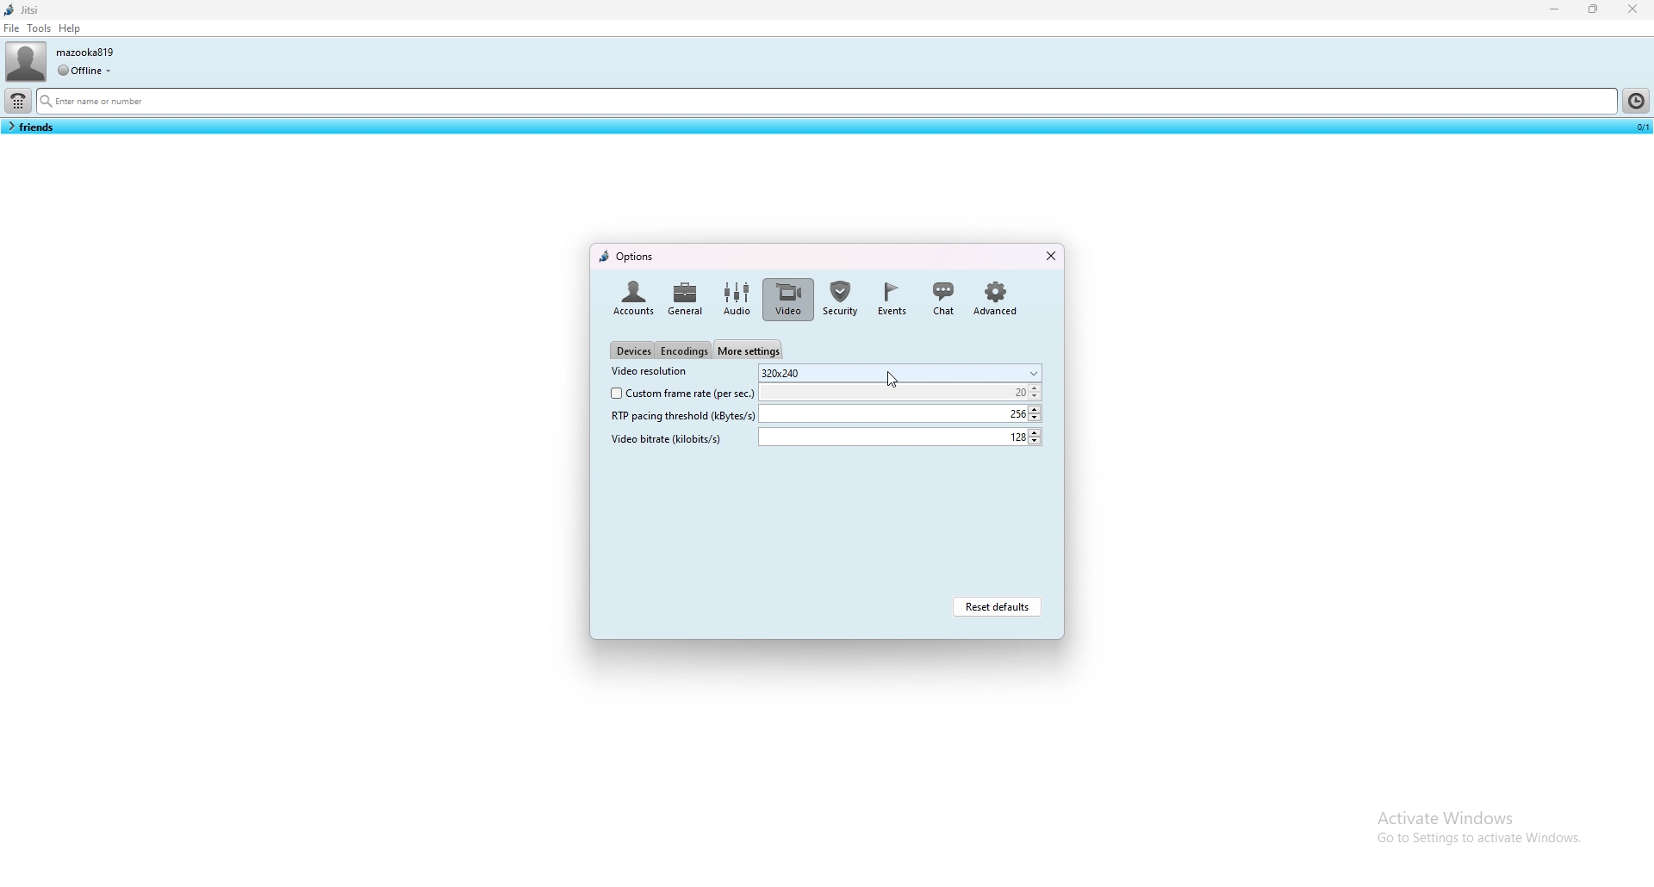  I want to click on file, so click(12, 28).